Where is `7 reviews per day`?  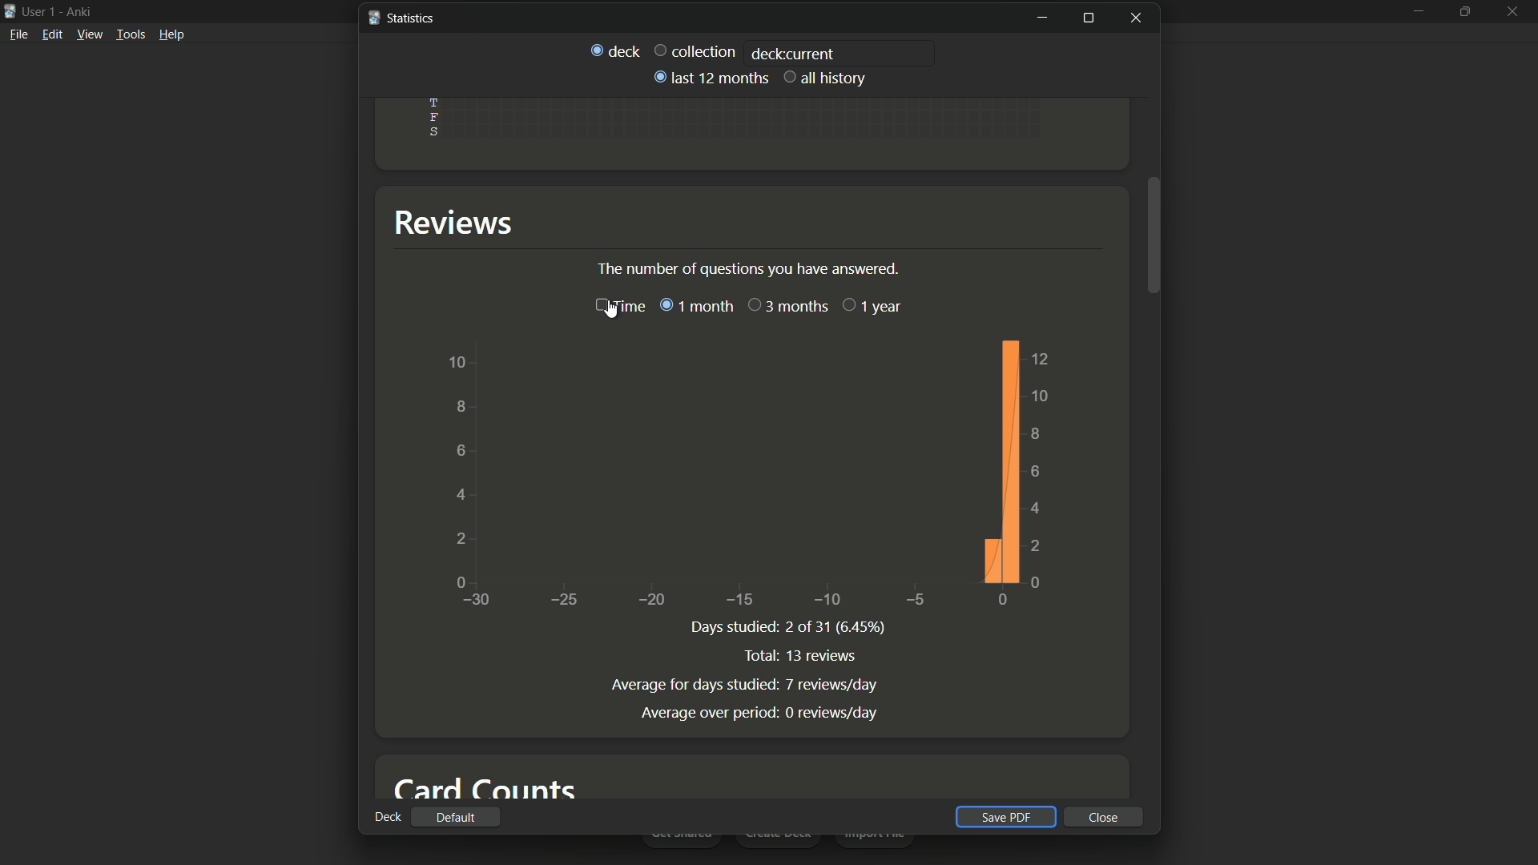
7 reviews per day is located at coordinates (834, 686).